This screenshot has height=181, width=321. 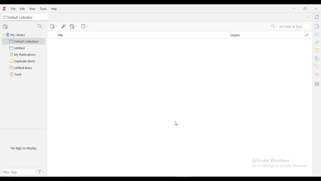 I want to click on my library, so click(x=24, y=35).